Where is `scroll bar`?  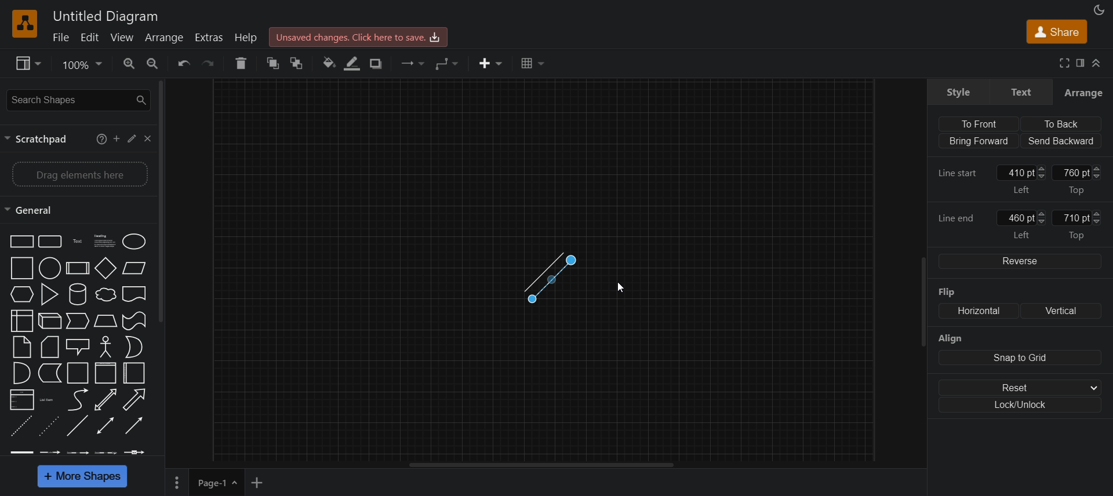 scroll bar is located at coordinates (918, 309).